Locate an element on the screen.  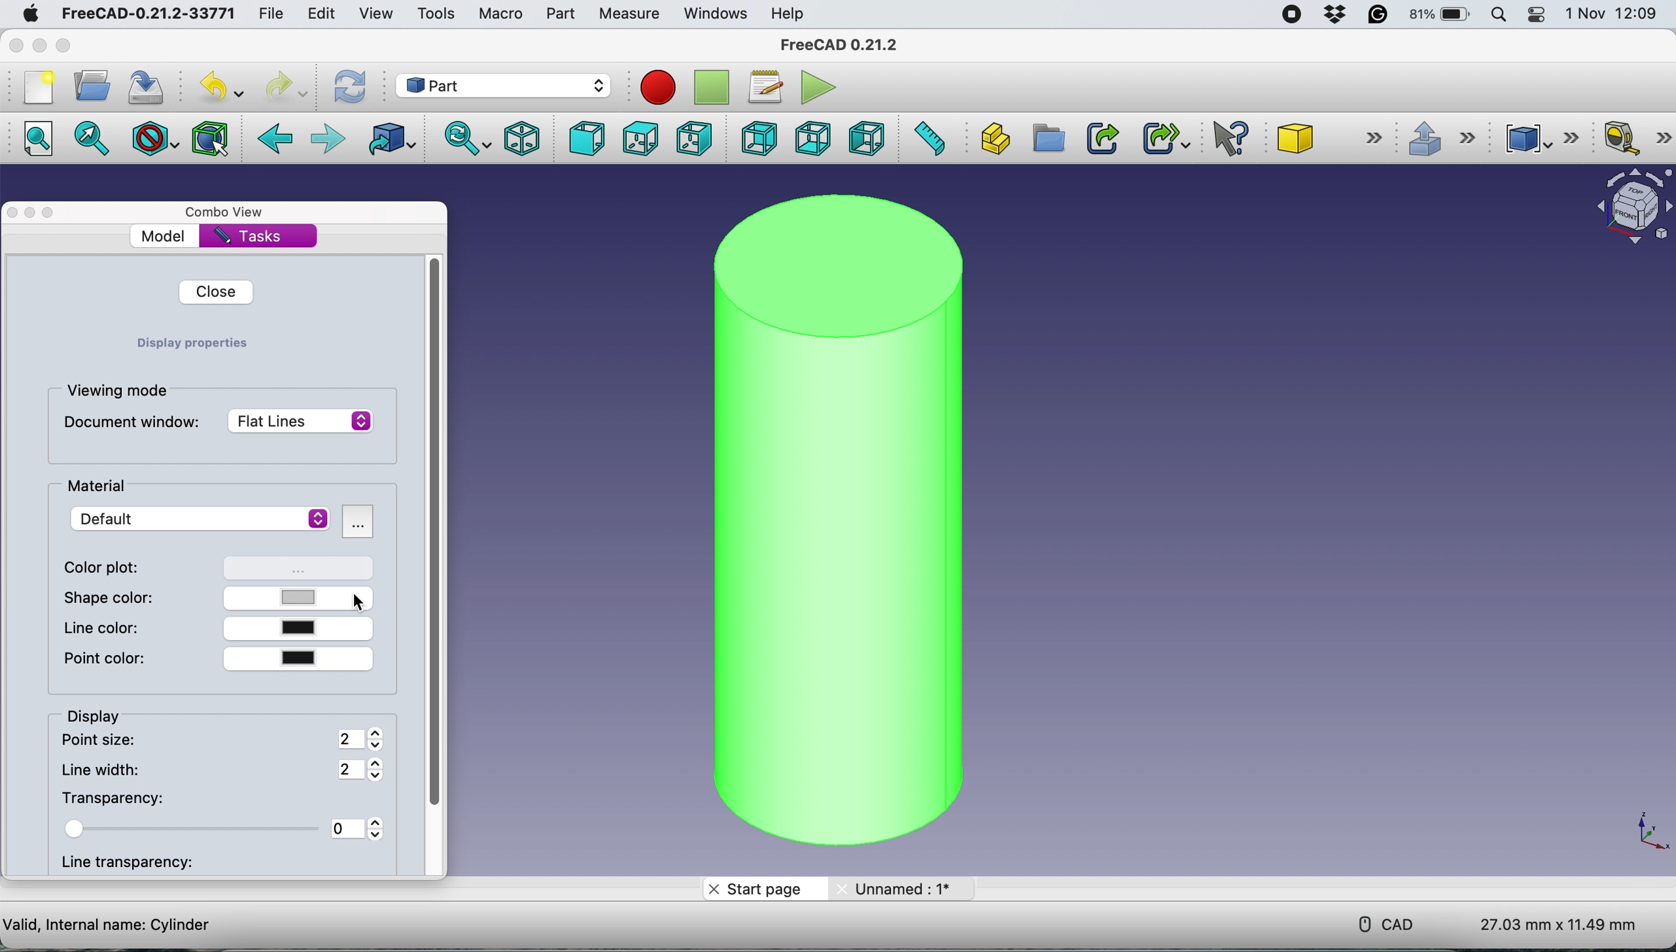
macros is located at coordinates (764, 88).